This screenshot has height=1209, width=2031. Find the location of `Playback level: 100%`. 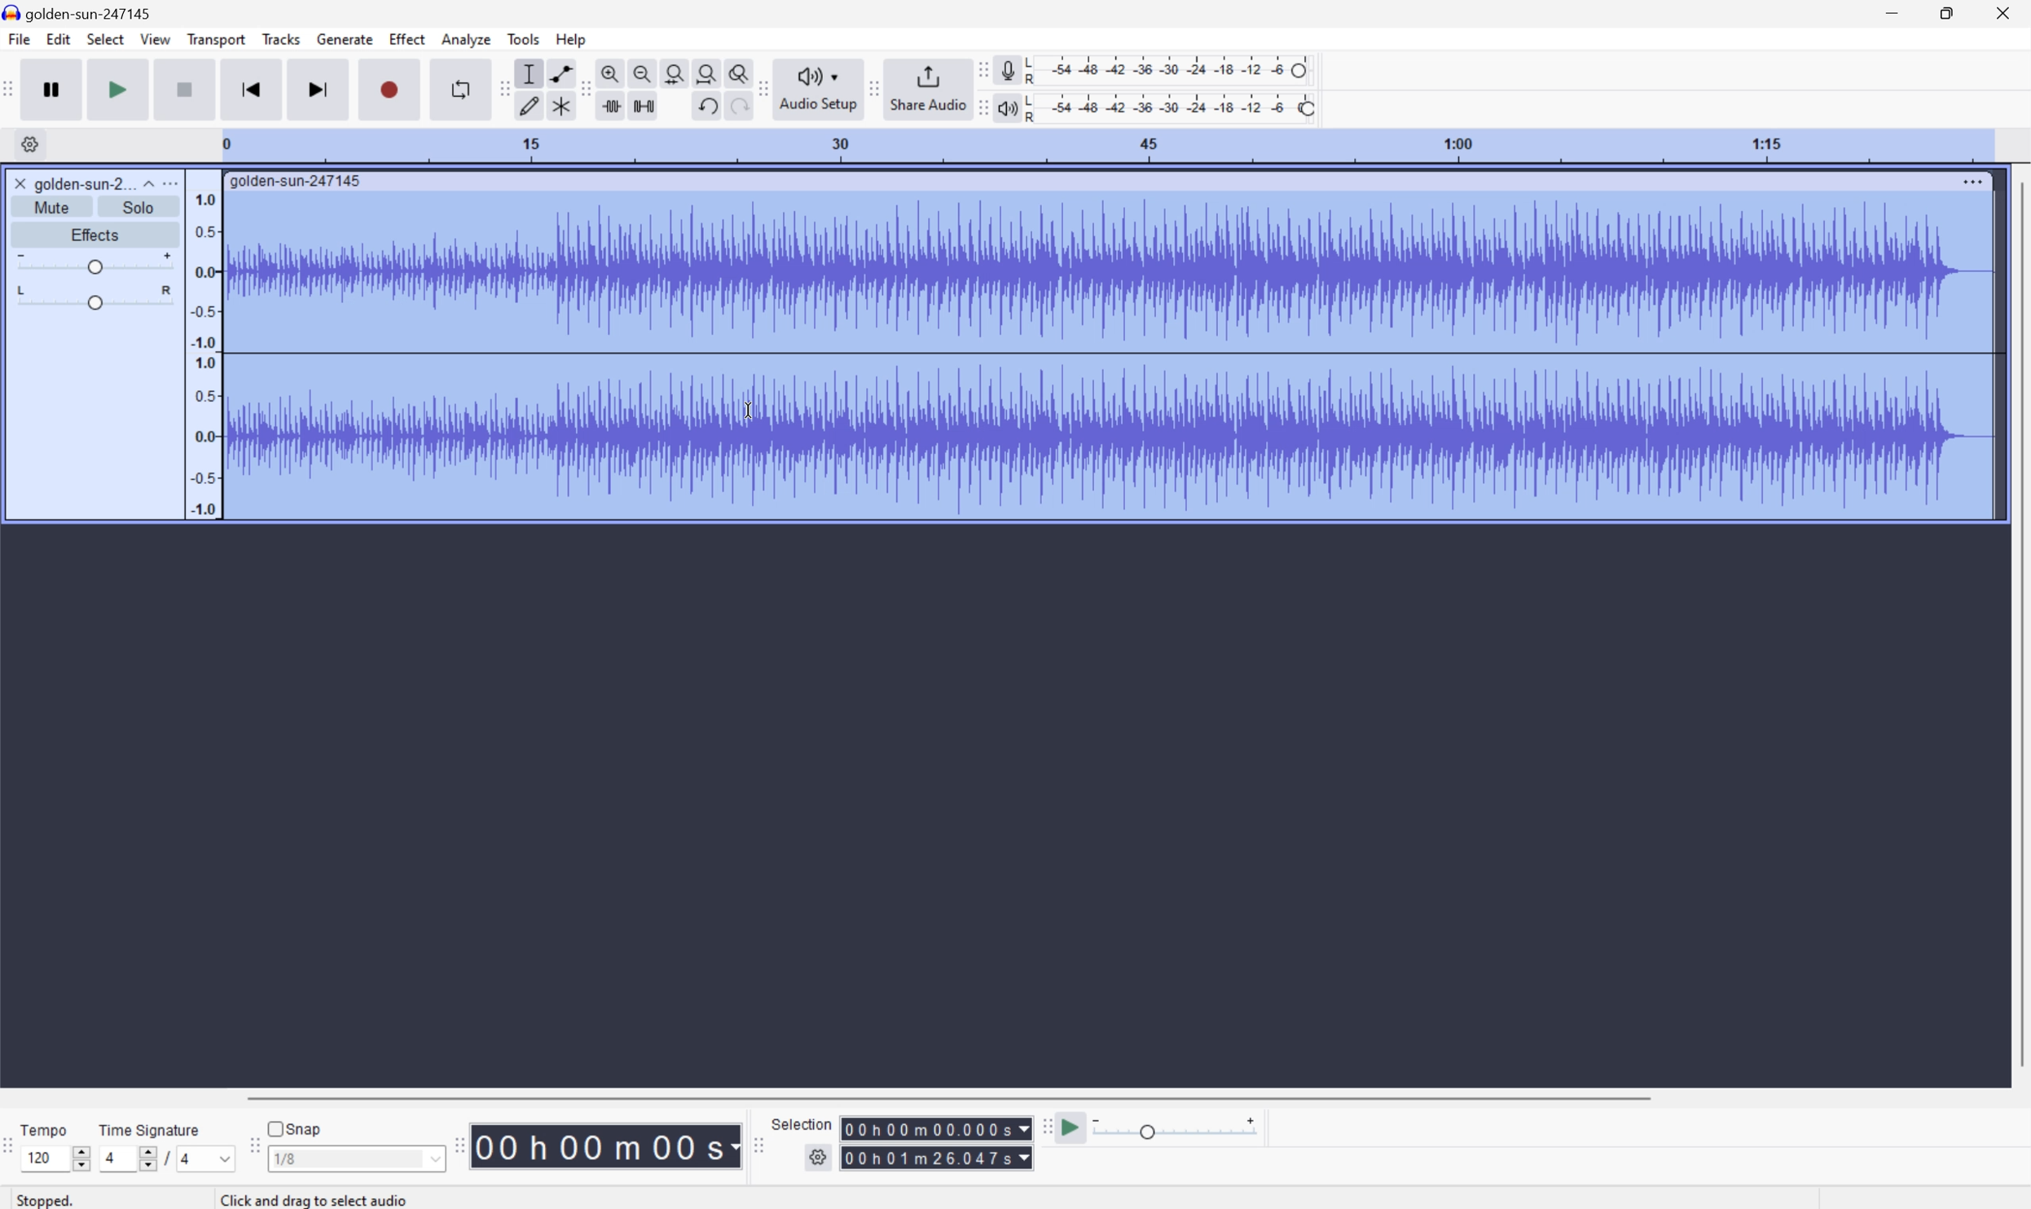

Playback level: 100% is located at coordinates (1168, 107).